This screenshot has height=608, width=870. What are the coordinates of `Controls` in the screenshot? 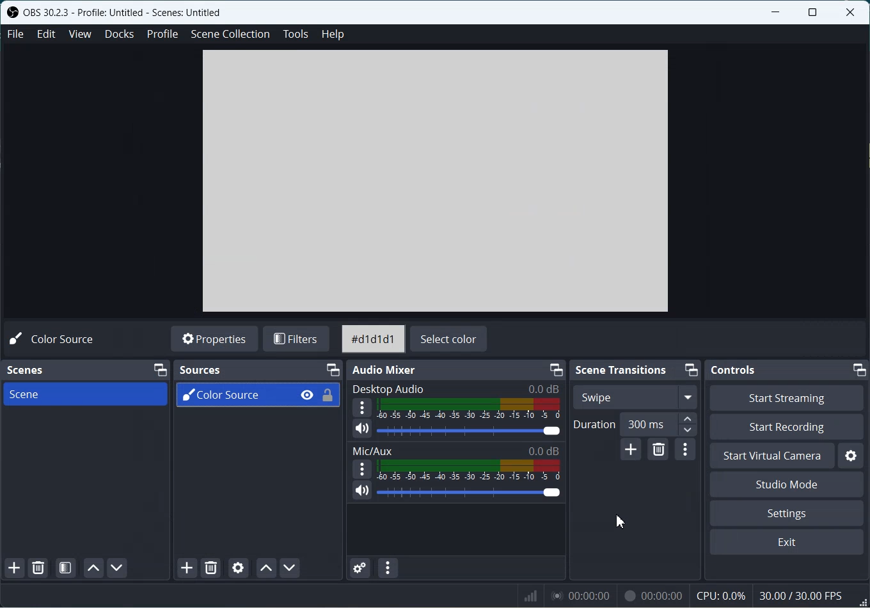 It's located at (734, 370).